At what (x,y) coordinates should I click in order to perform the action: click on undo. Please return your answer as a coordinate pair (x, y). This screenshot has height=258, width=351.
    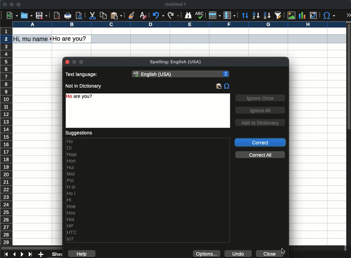
    Looking at the image, I should click on (238, 254).